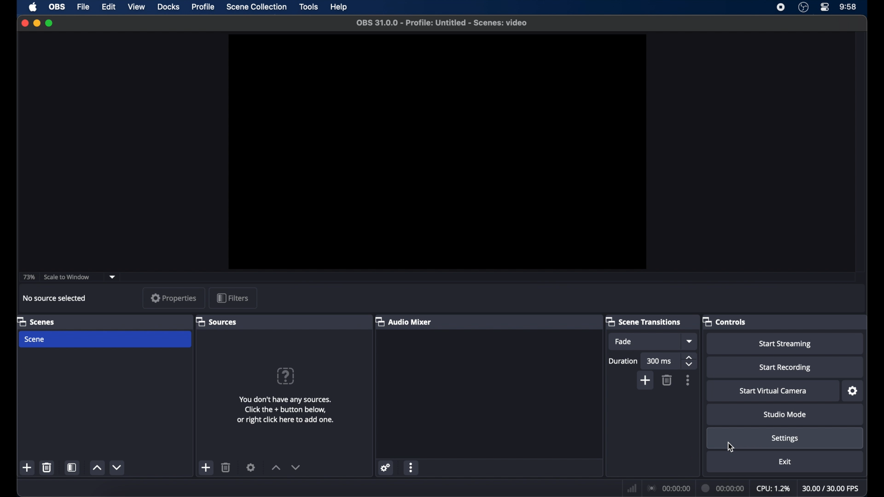  What do you see at coordinates (690, 361) in the screenshot?
I see `stepper buttons` at bounding box center [690, 361].